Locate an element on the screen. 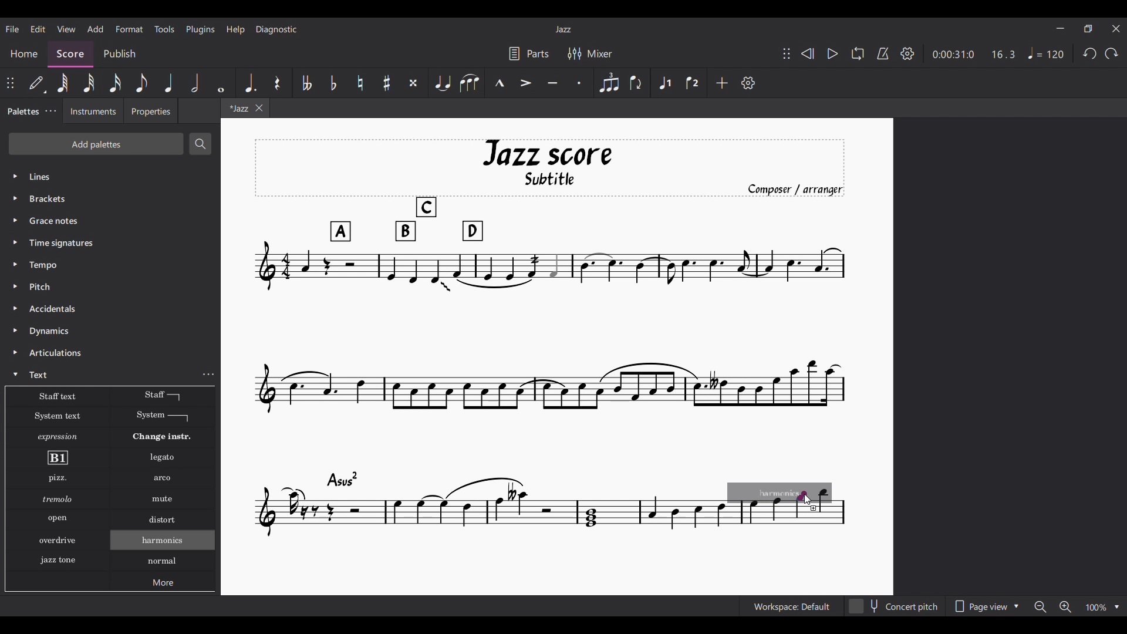  Preview of current selection is located at coordinates (786, 505).